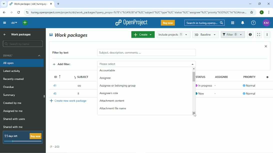 This screenshot has width=273, height=153. I want to click on Add filter, so click(66, 65).